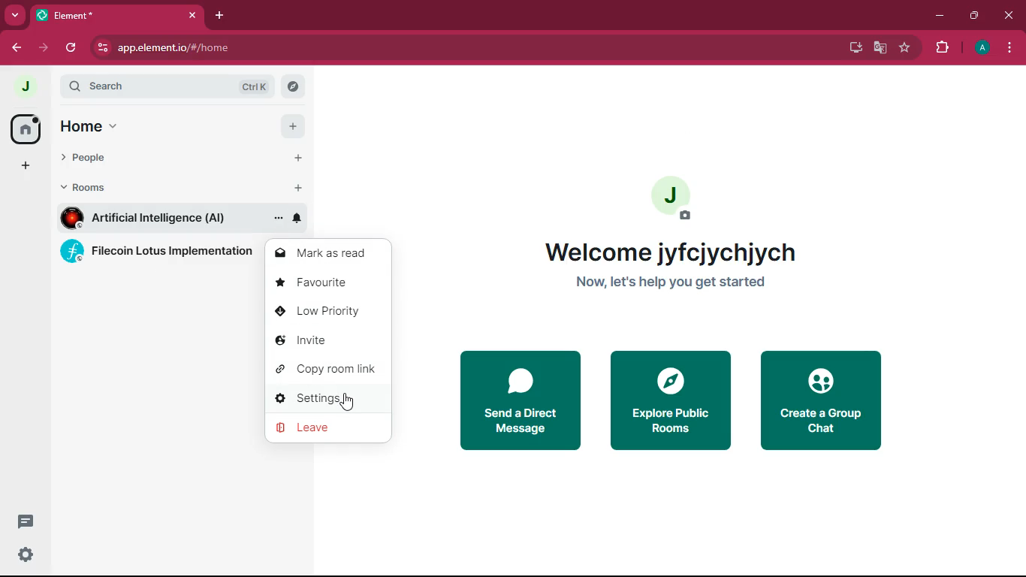  What do you see at coordinates (157, 252) in the screenshot?
I see `rooms` at bounding box center [157, 252].